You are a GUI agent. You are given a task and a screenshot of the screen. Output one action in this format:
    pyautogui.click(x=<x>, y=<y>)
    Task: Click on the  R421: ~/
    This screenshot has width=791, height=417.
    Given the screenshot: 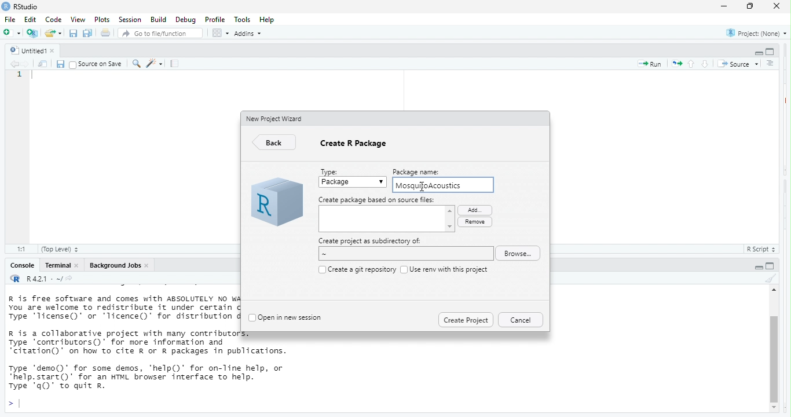 What is the action you would take?
    pyautogui.click(x=56, y=279)
    